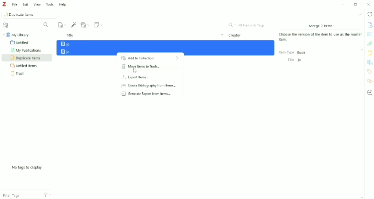  Describe the element at coordinates (357, 4) in the screenshot. I see `Maximize` at that location.